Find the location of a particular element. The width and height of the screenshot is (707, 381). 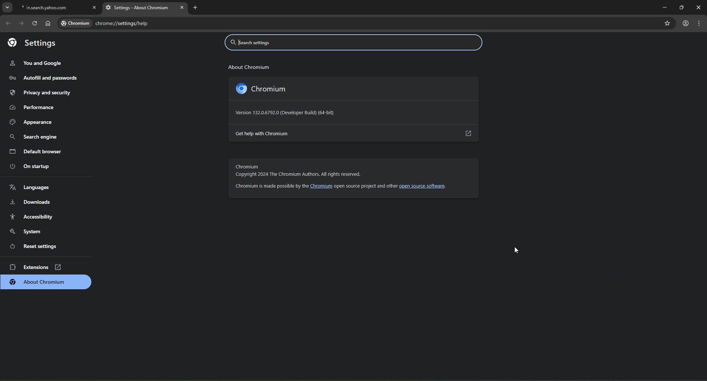

Logo is located at coordinates (32, 43).